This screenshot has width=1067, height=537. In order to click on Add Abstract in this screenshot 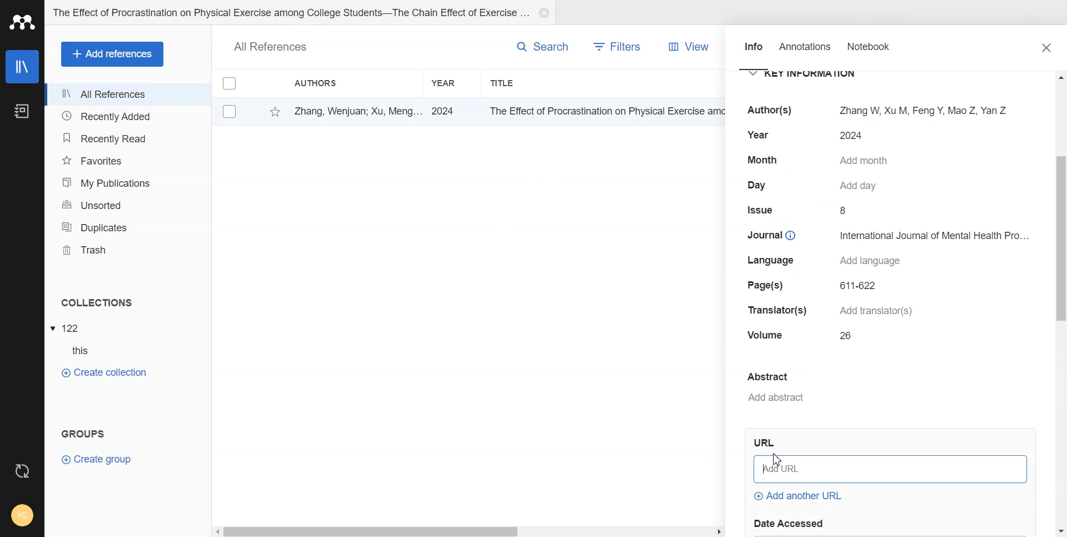, I will do `click(868, 388)`.